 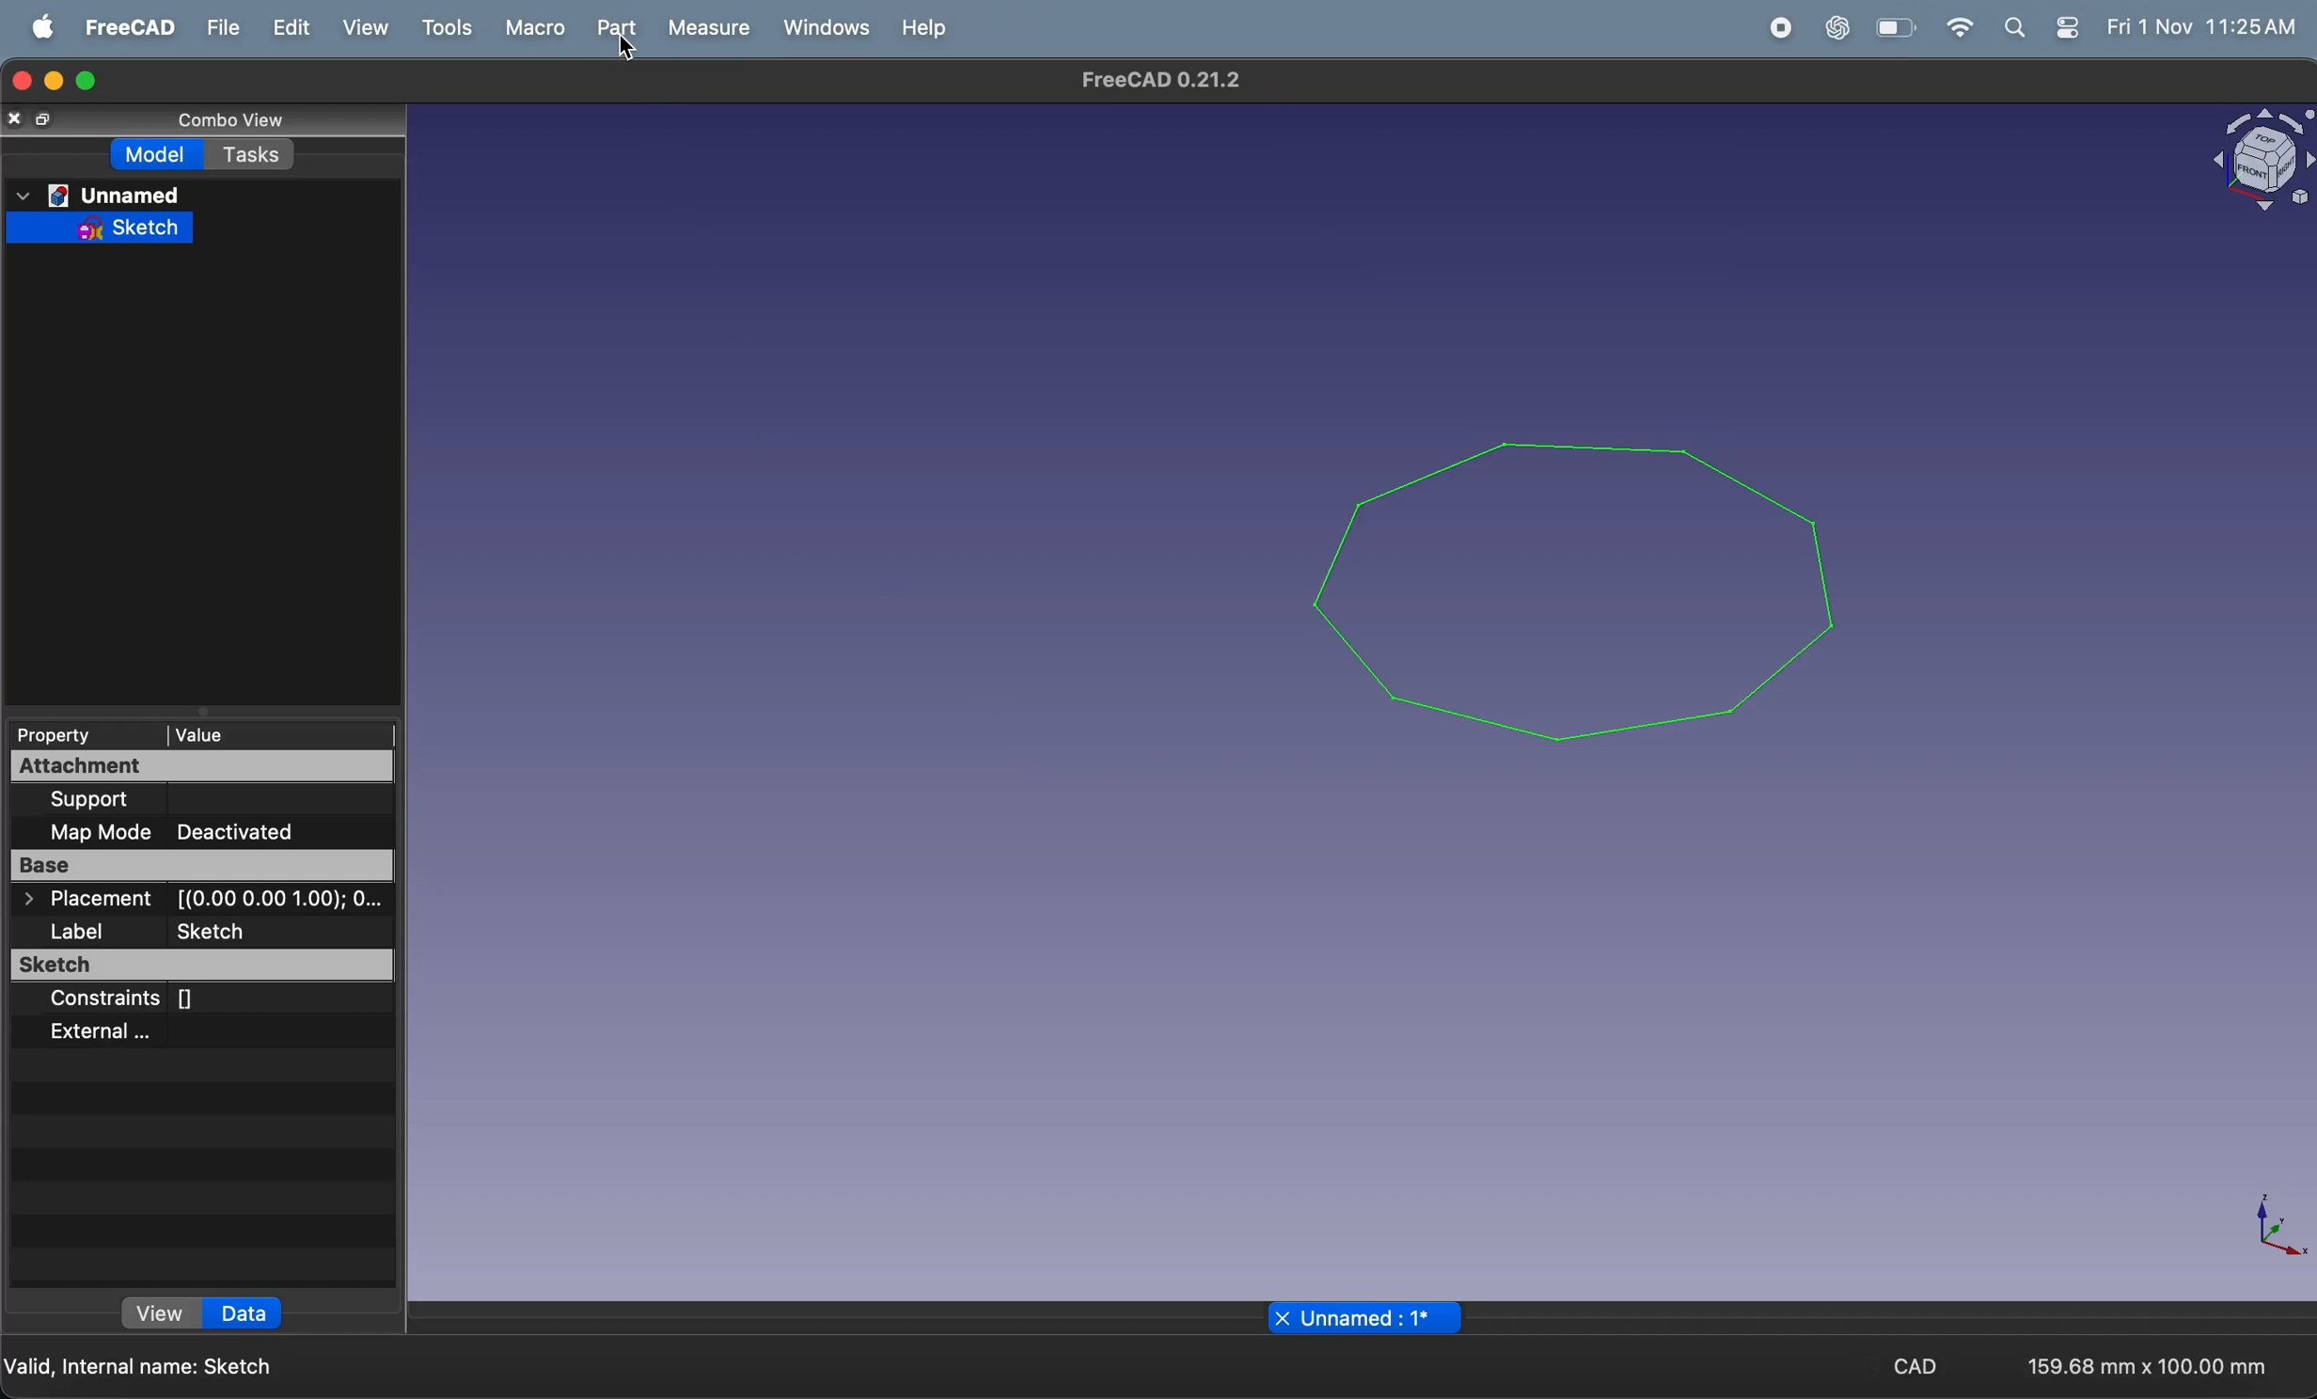 I want to click on view, so click(x=363, y=28).